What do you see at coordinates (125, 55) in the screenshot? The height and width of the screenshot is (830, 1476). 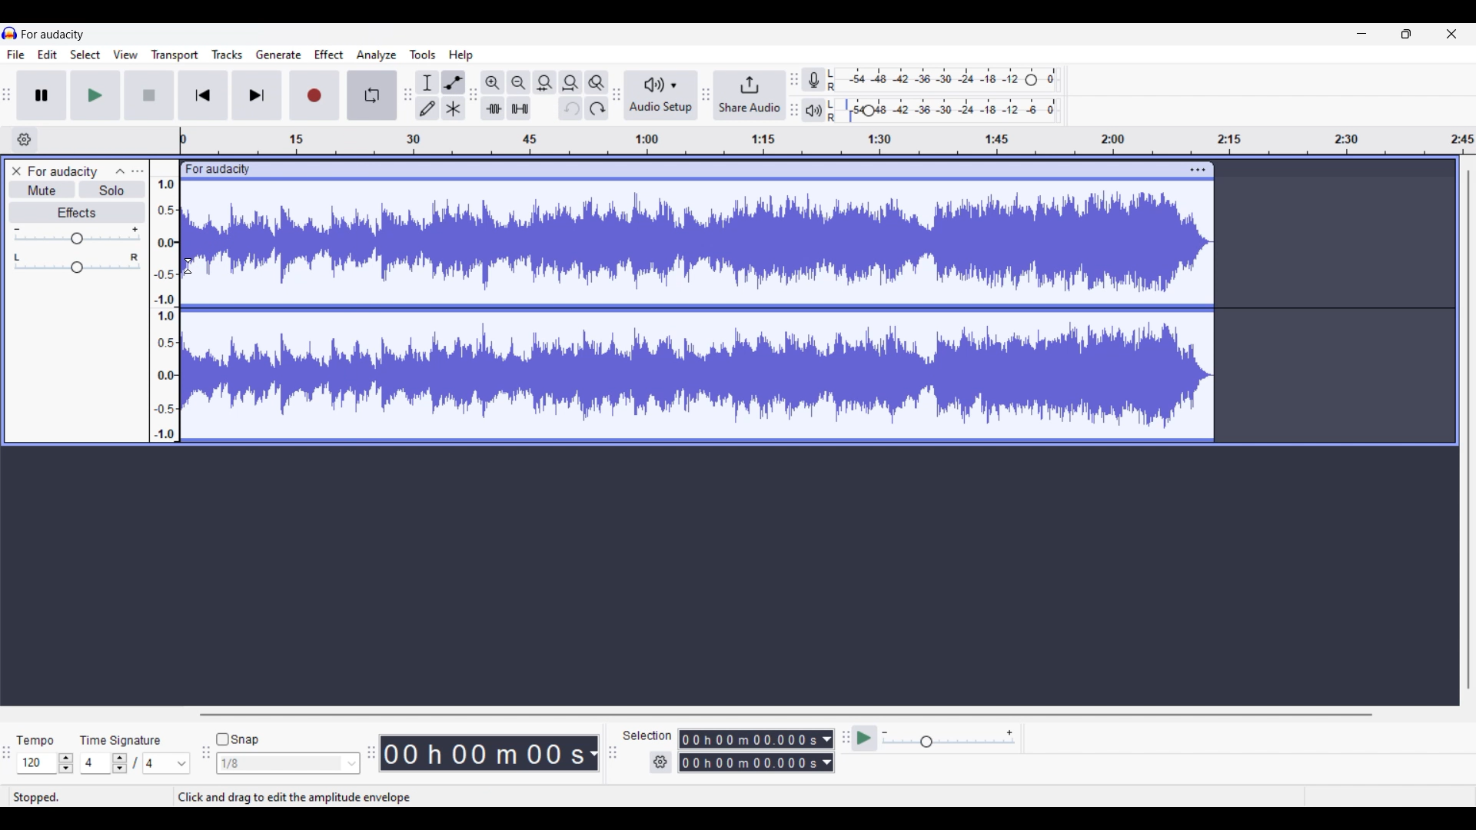 I see `View` at bounding box center [125, 55].